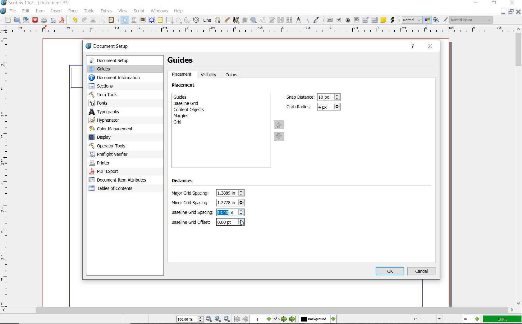 The height and width of the screenshot is (324, 522). What do you see at coordinates (254, 20) in the screenshot?
I see `zoom in or zoom out` at bounding box center [254, 20].